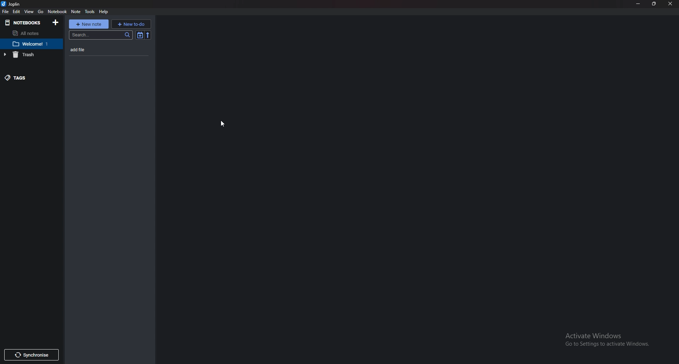 Image resolution: width=679 pixels, height=364 pixels. What do you see at coordinates (76, 11) in the screenshot?
I see `note` at bounding box center [76, 11].